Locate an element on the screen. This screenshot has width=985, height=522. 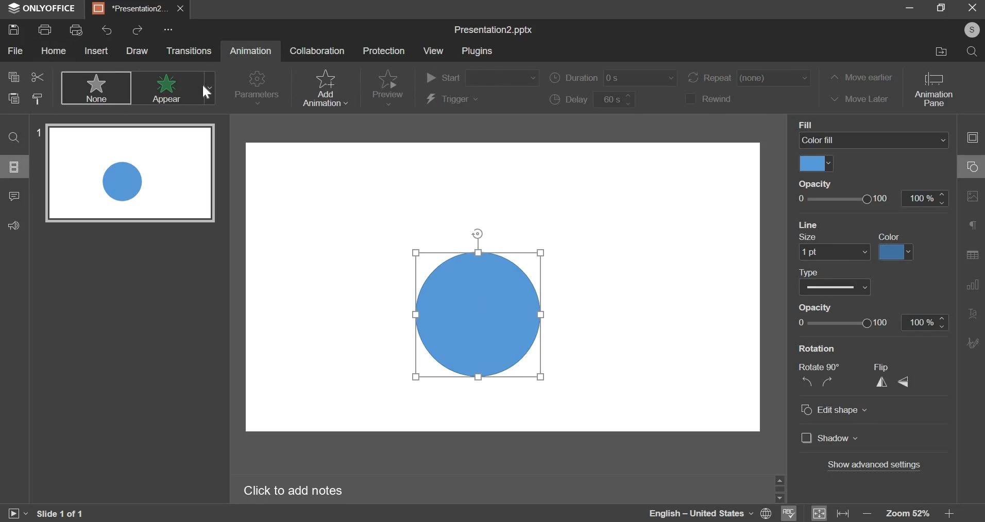
spellcheck is located at coordinates (790, 512).